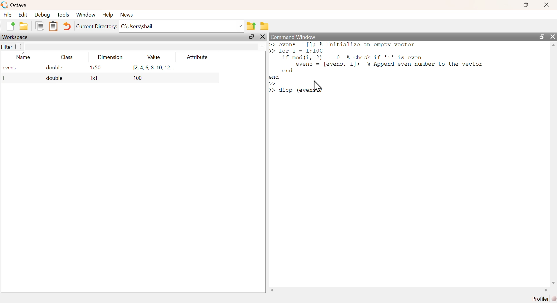 This screenshot has height=303, width=557. Describe the element at coordinates (7, 46) in the screenshot. I see `filter` at that location.